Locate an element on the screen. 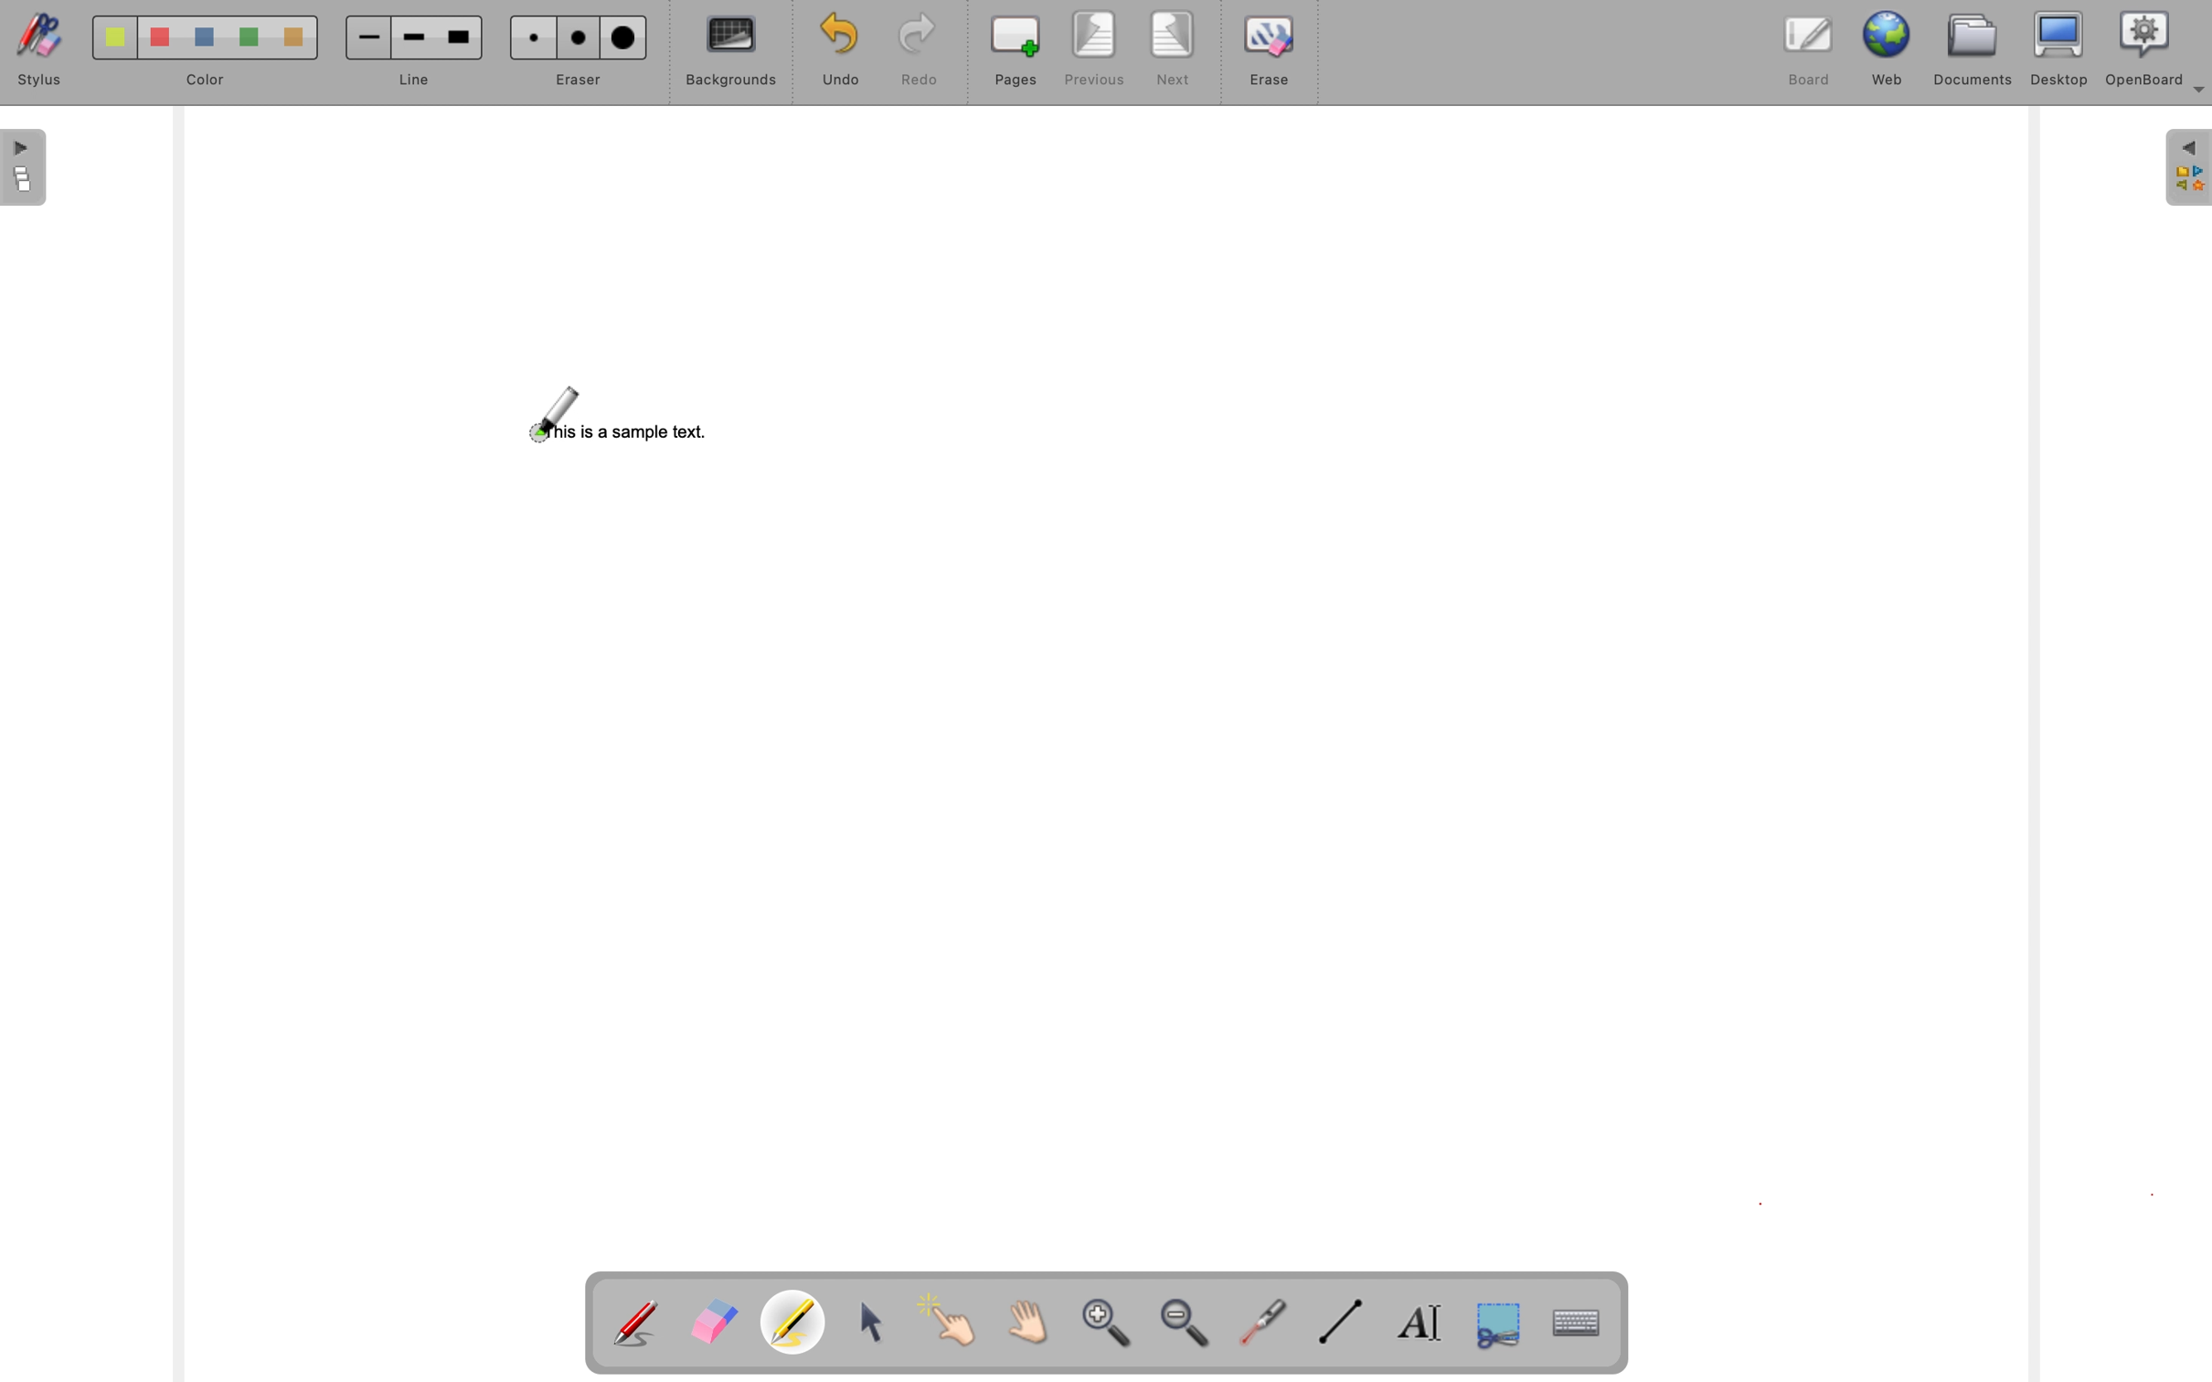 The width and height of the screenshot is (2212, 1382). Highlight is located at coordinates (799, 1319).